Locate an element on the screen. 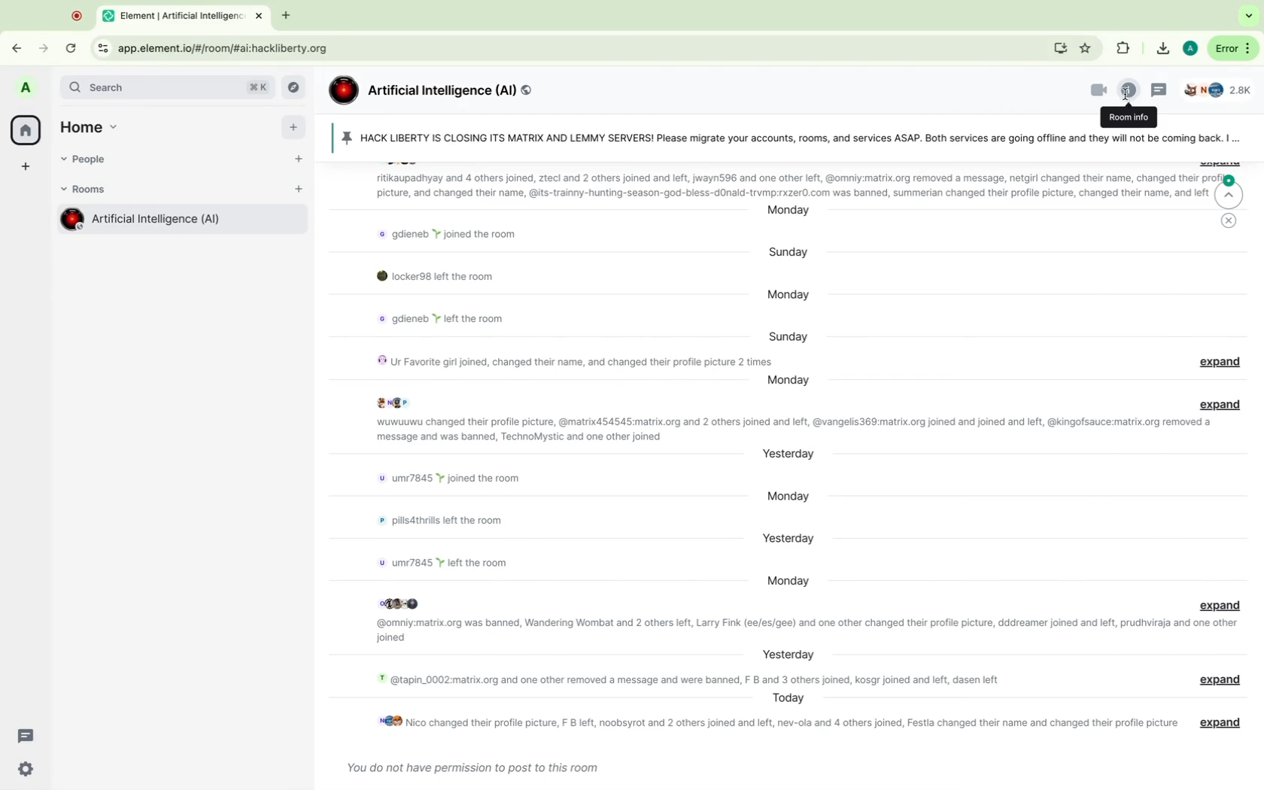 The width and height of the screenshot is (1264, 790). day is located at coordinates (786, 495).